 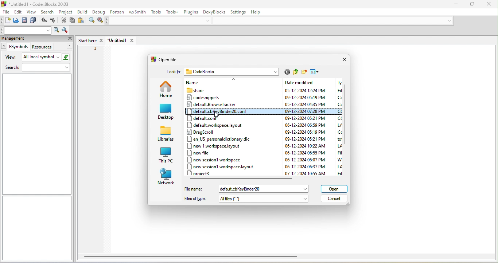 What do you see at coordinates (46, 57) in the screenshot?
I see `all local symbol` at bounding box center [46, 57].